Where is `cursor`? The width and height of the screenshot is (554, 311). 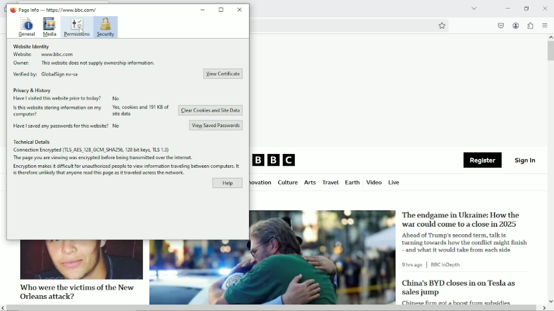
cursor is located at coordinates (82, 31).